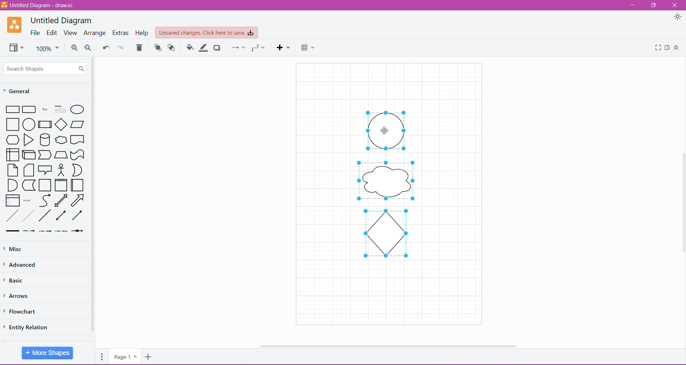  What do you see at coordinates (139, 47) in the screenshot?
I see `Delete` at bounding box center [139, 47].